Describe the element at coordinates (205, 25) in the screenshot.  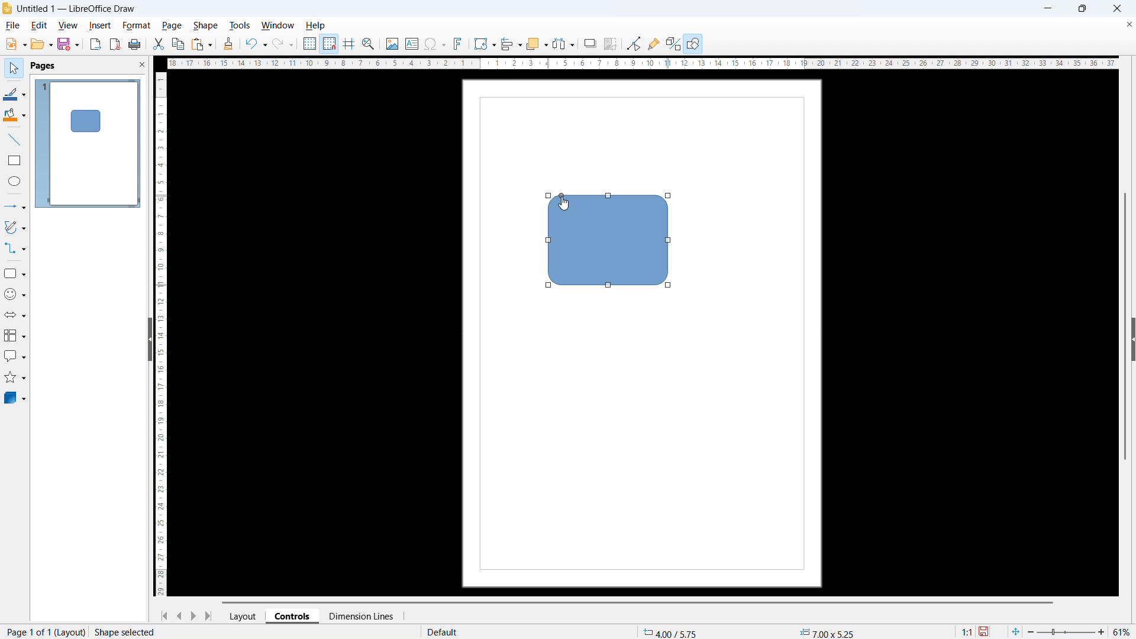
I see `shape ` at that location.